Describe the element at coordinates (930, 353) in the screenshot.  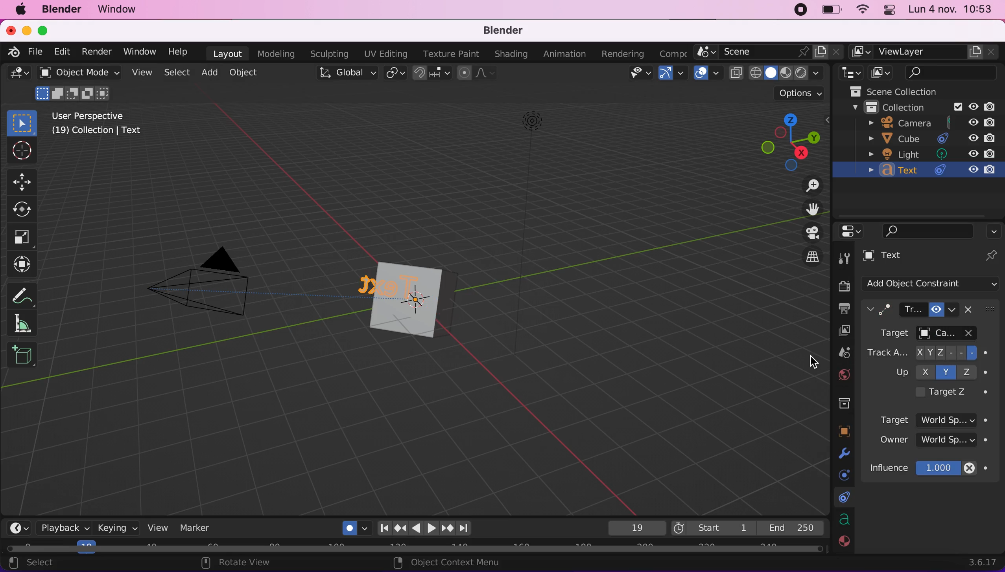
I see `track xyz` at that location.